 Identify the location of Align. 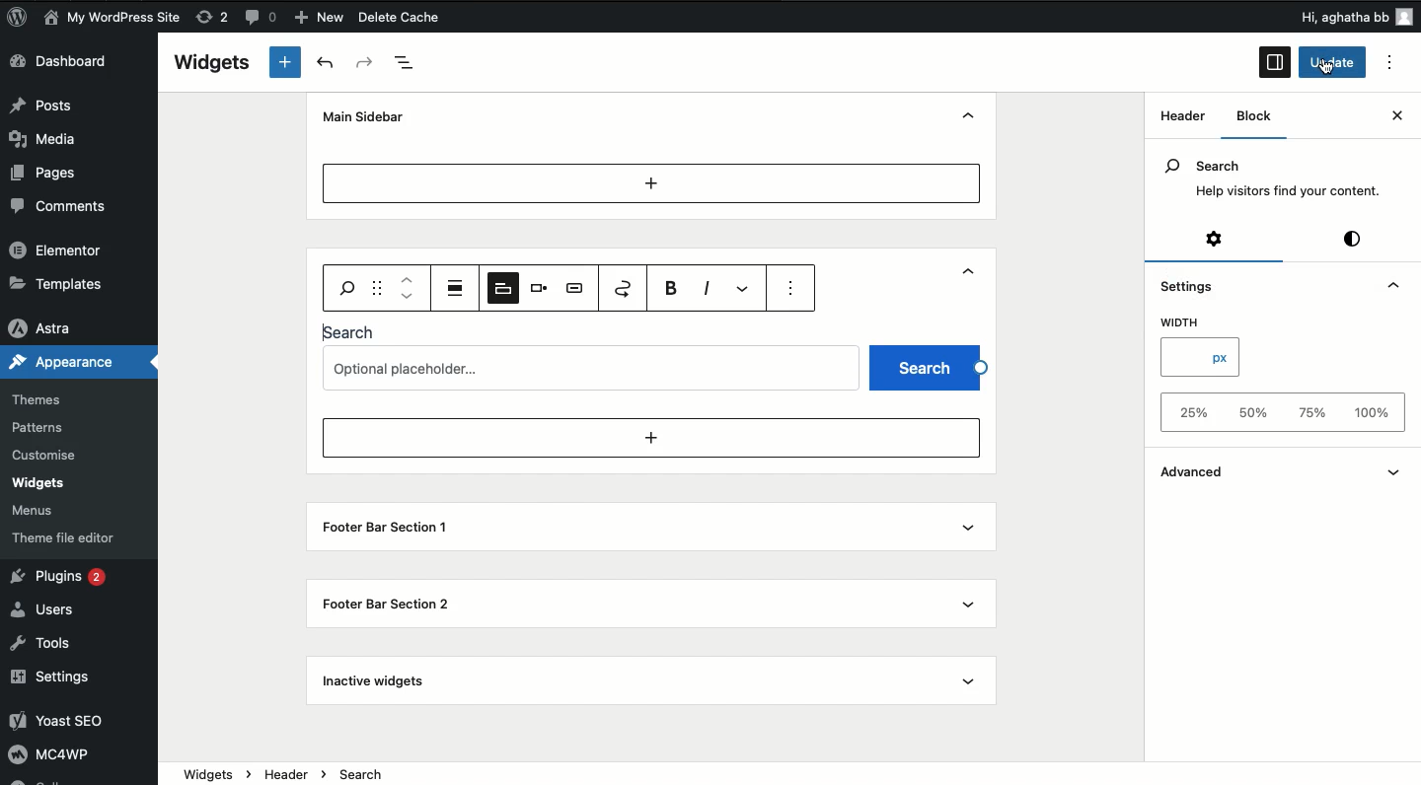
(457, 287).